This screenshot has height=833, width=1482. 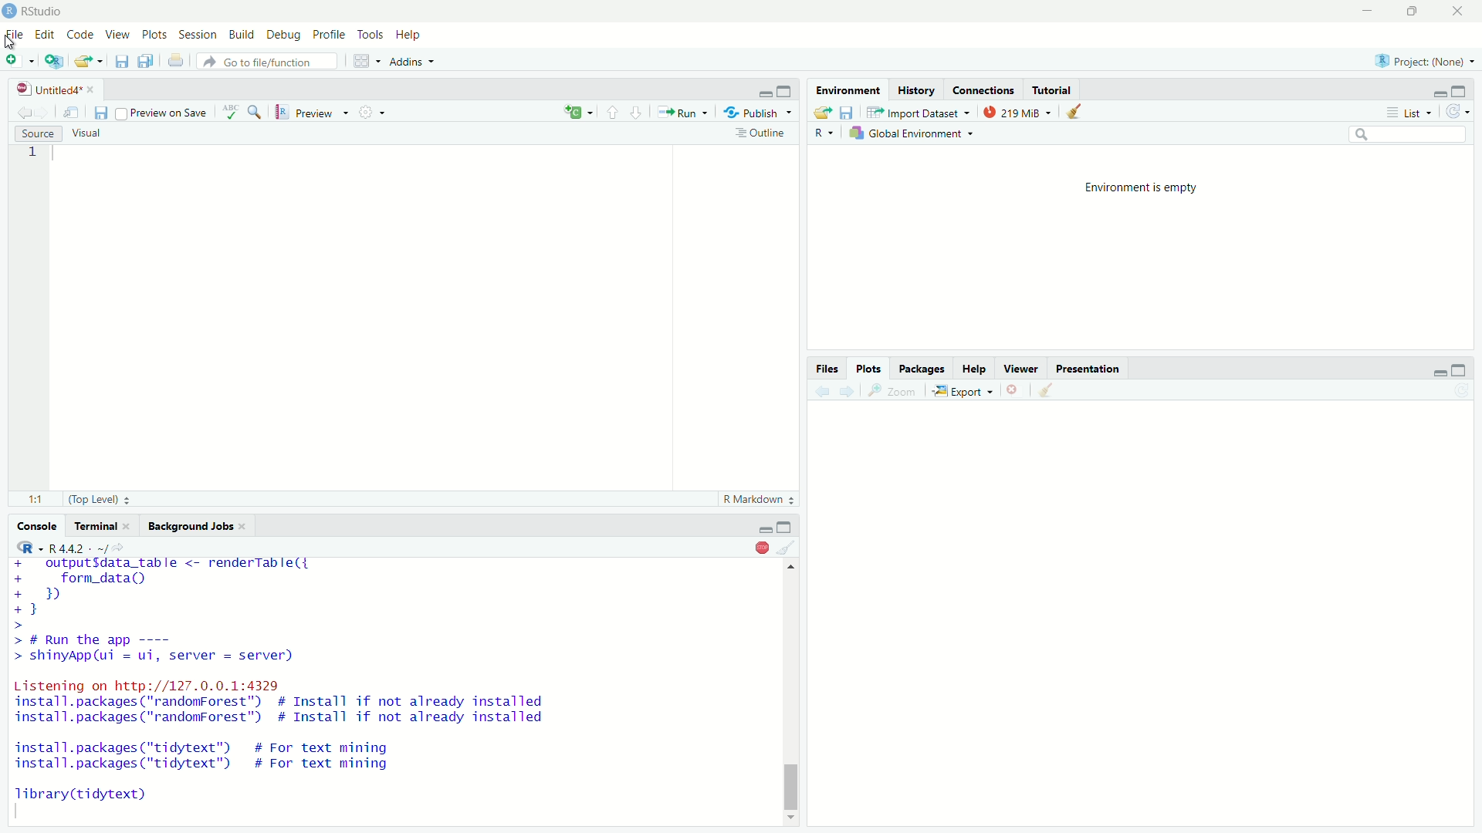 What do you see at coordinates (1020, 369) in the screenshot?
I see `Viewer` at bounding box center [1020, 369].